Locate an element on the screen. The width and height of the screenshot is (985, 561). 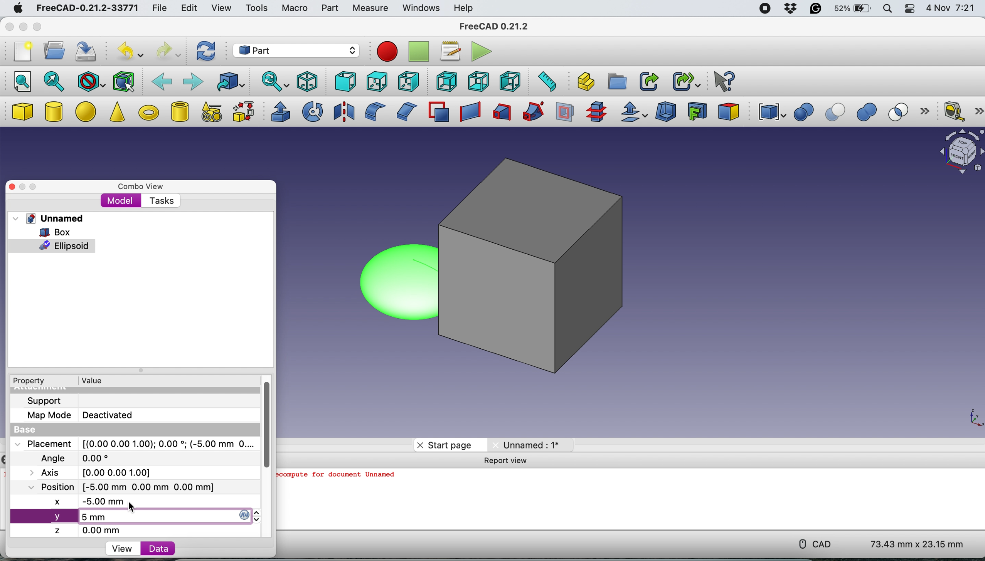
ellipsoid is located at coordinates (393, 280).